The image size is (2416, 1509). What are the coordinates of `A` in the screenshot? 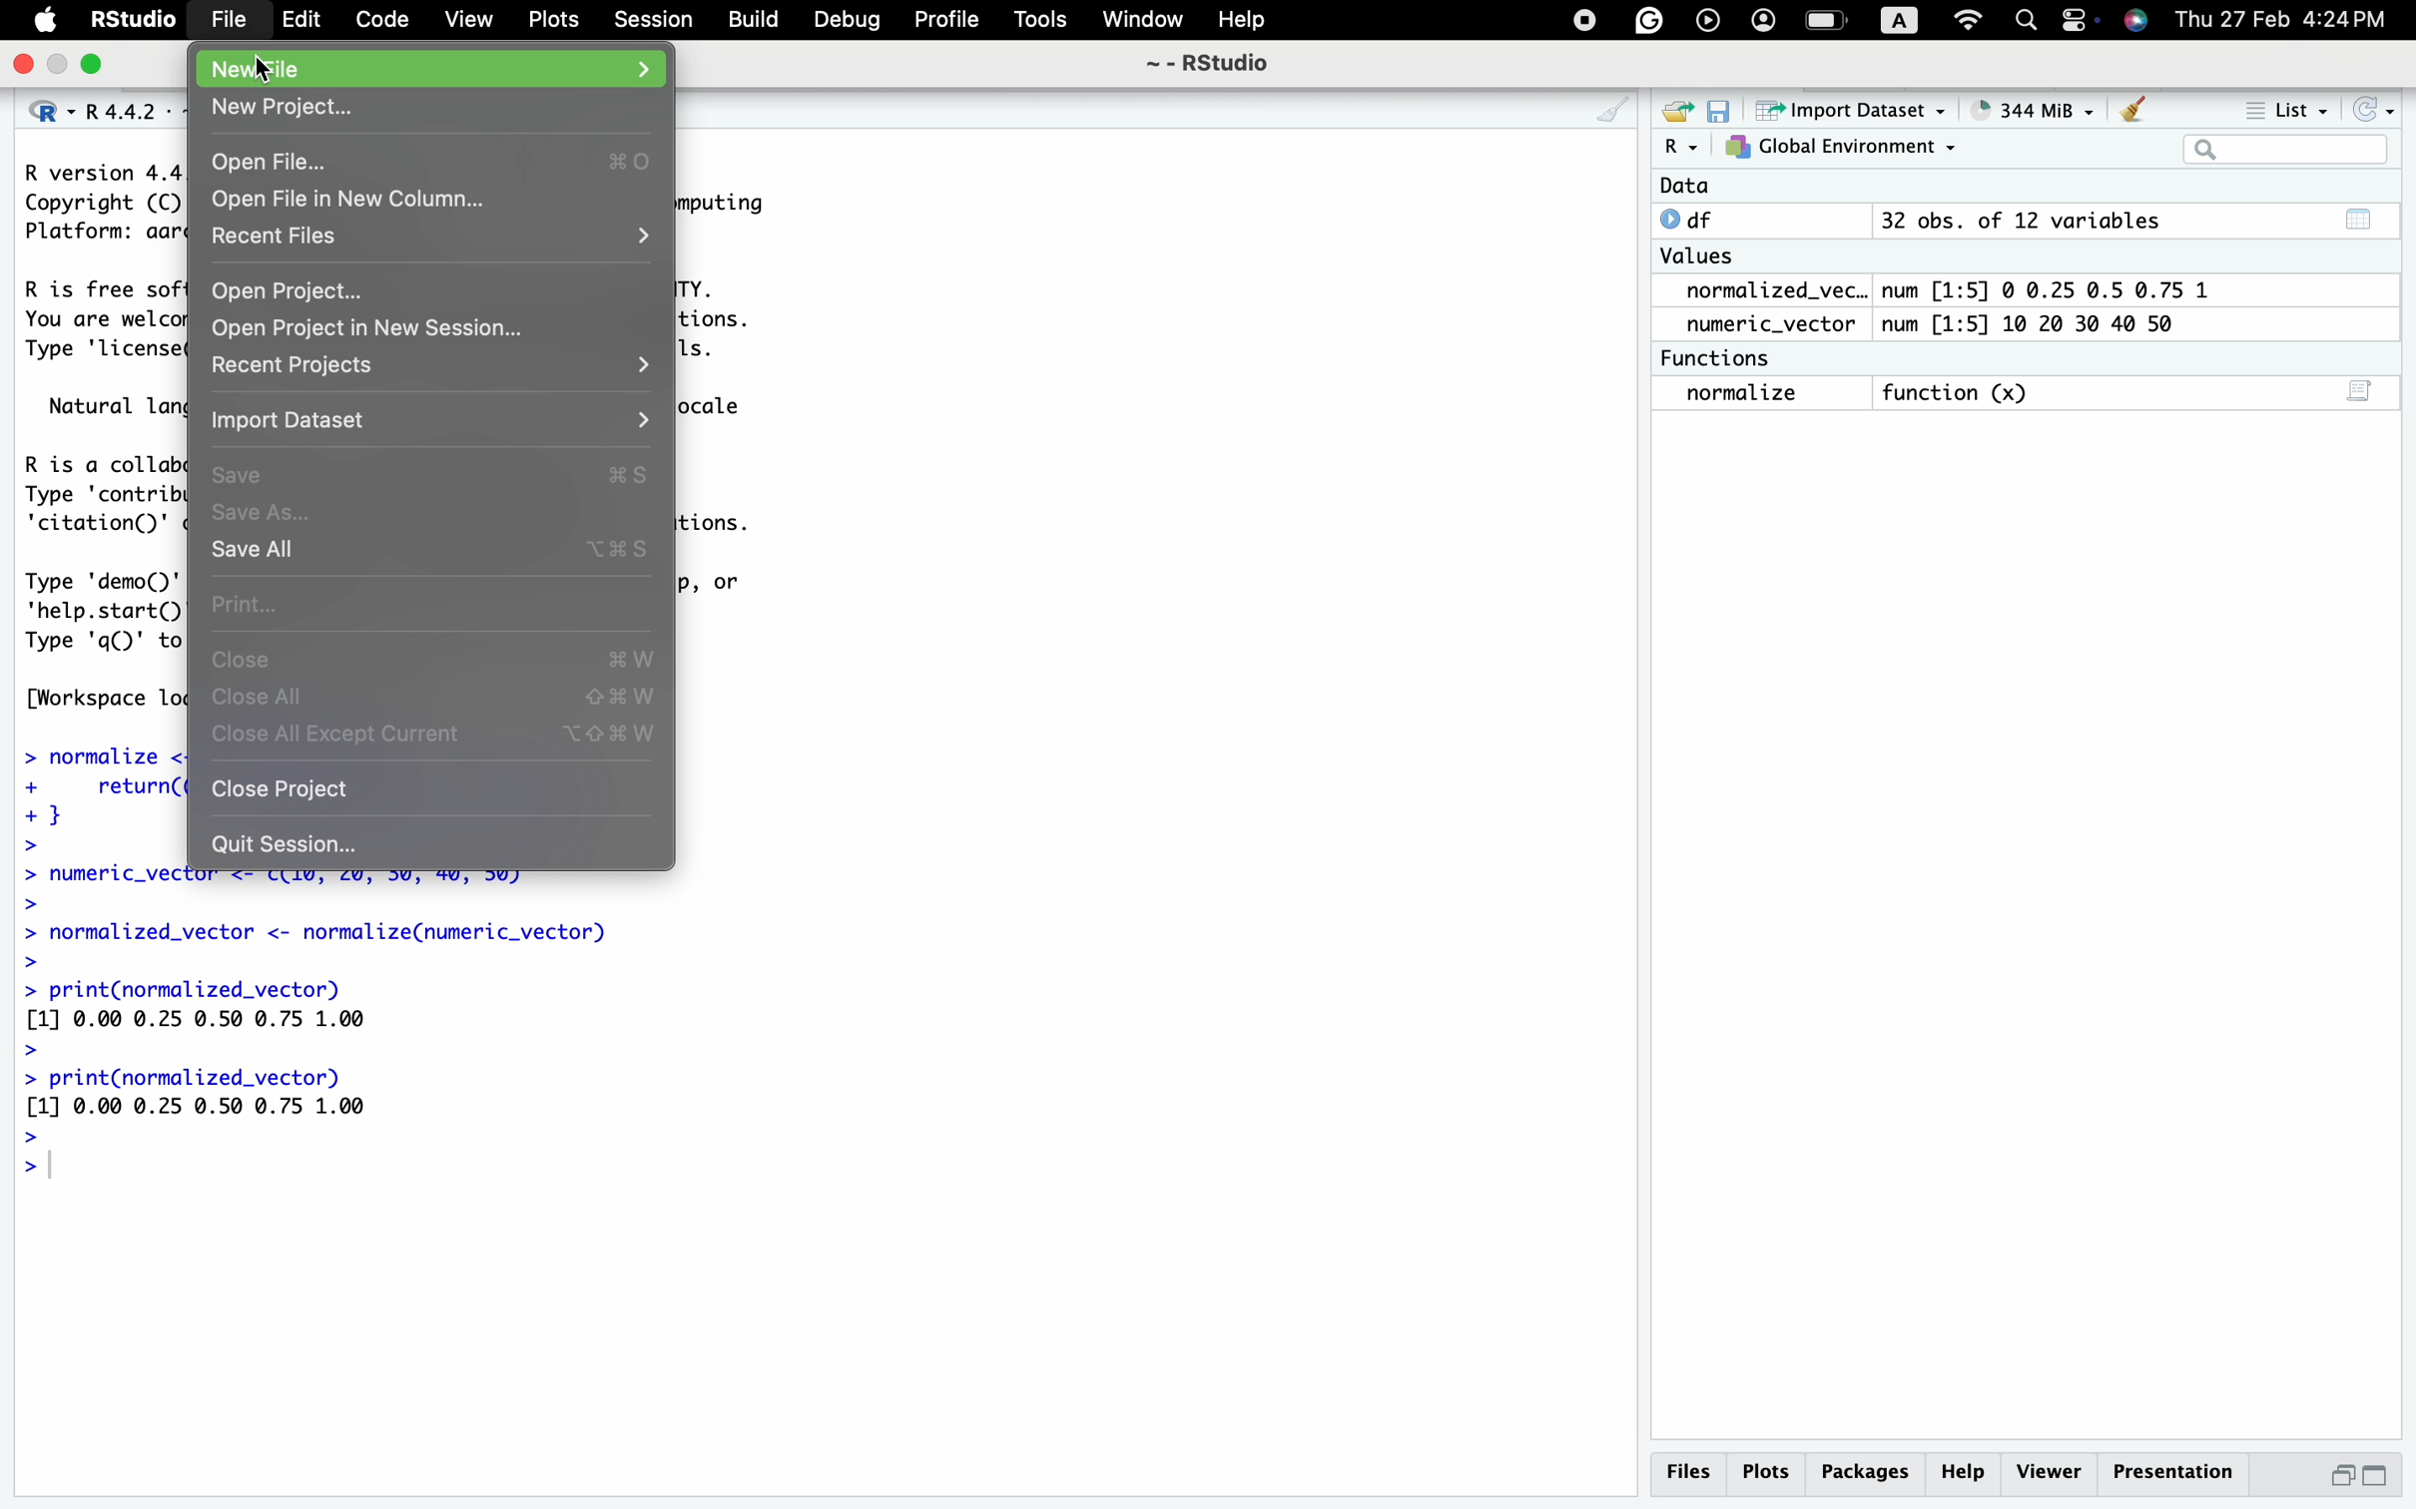 It's located at (1907, 18).